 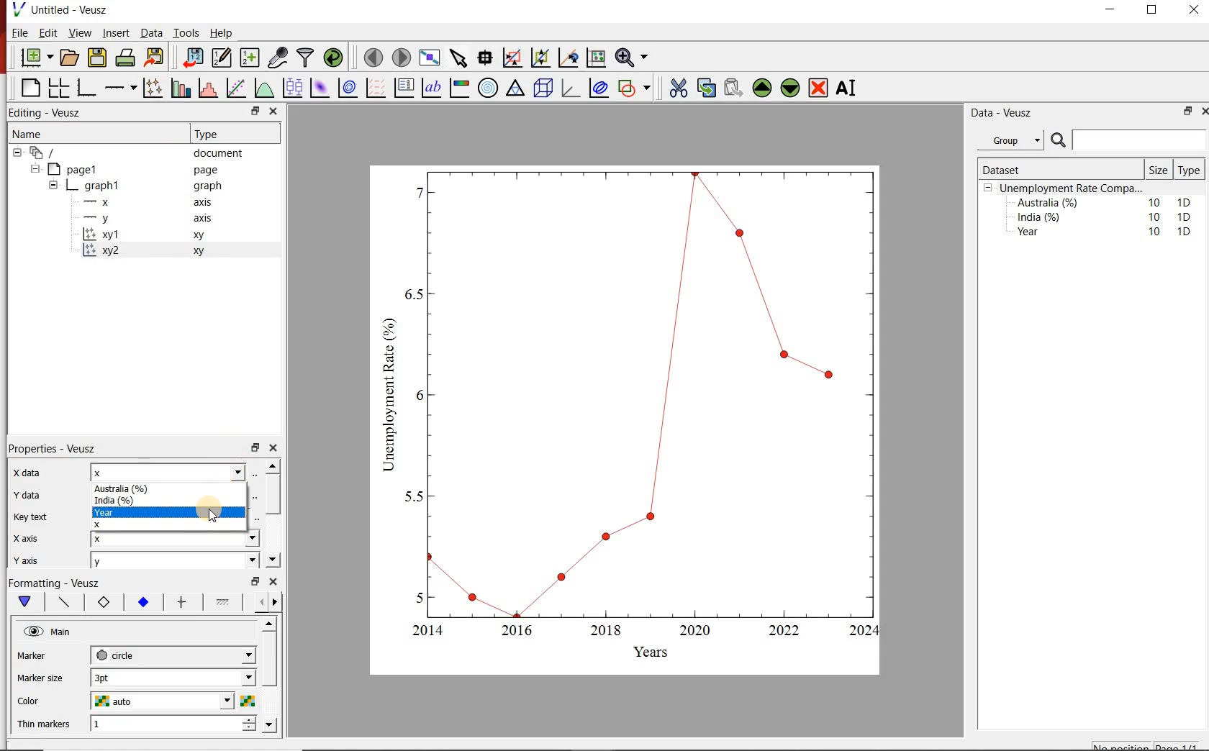 What do you see at coordinates (223, 56) in the screenshot?
I see `edit and enter new datasets` at bounding box center [223, 56].